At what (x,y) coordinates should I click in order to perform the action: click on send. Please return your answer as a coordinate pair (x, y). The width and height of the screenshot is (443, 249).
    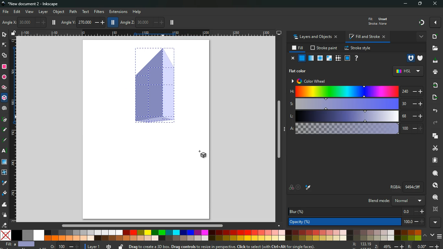
    Looking at the image, I should click on (433, 98).